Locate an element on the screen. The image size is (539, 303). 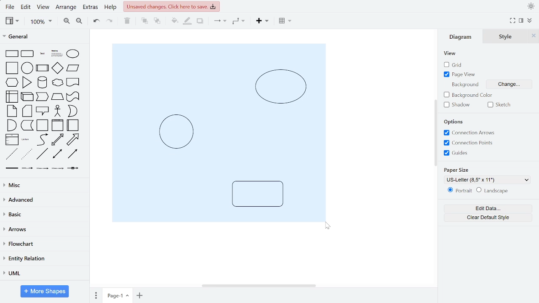
internal storage is located at coordinates (13, 96).